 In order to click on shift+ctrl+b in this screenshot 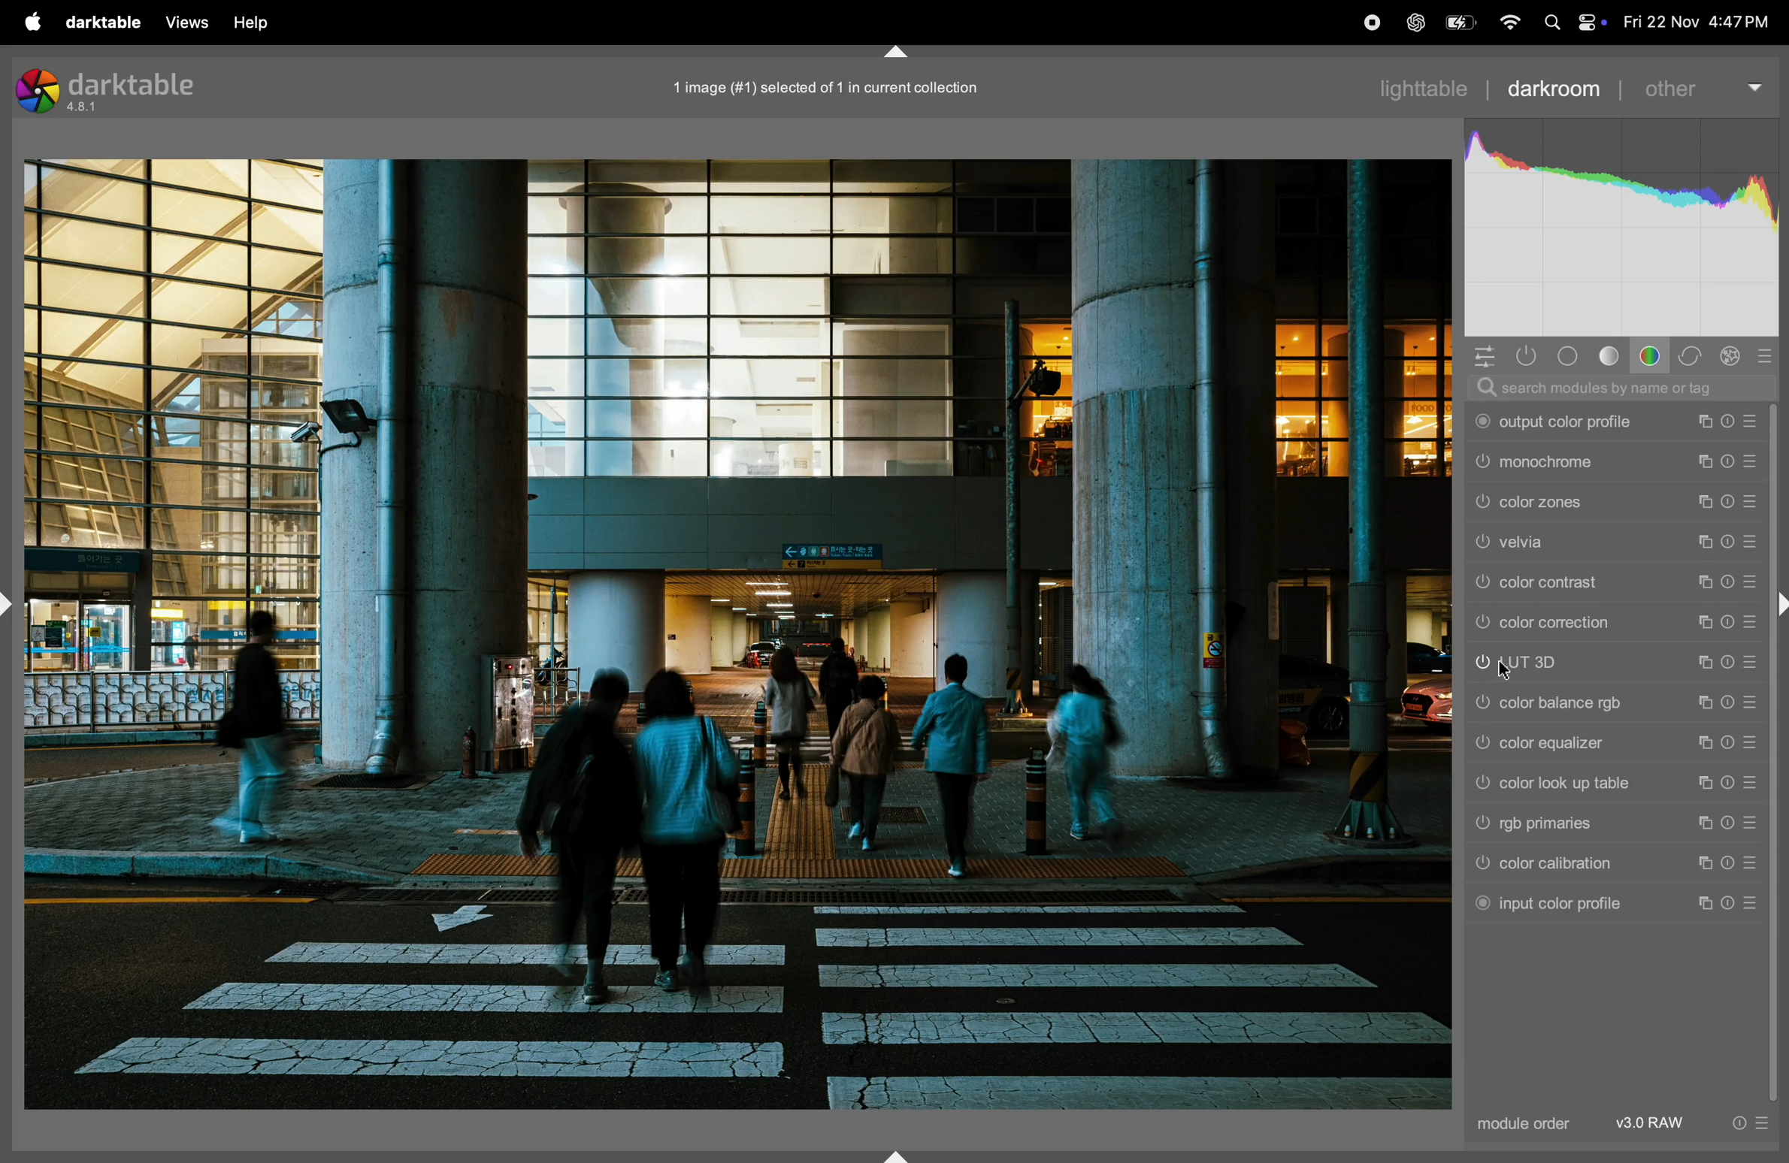, I will do `click(893, 1153)`.